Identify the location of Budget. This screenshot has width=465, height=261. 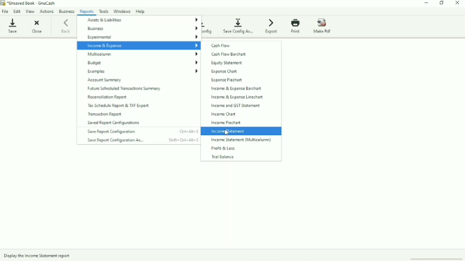
(143, 62).